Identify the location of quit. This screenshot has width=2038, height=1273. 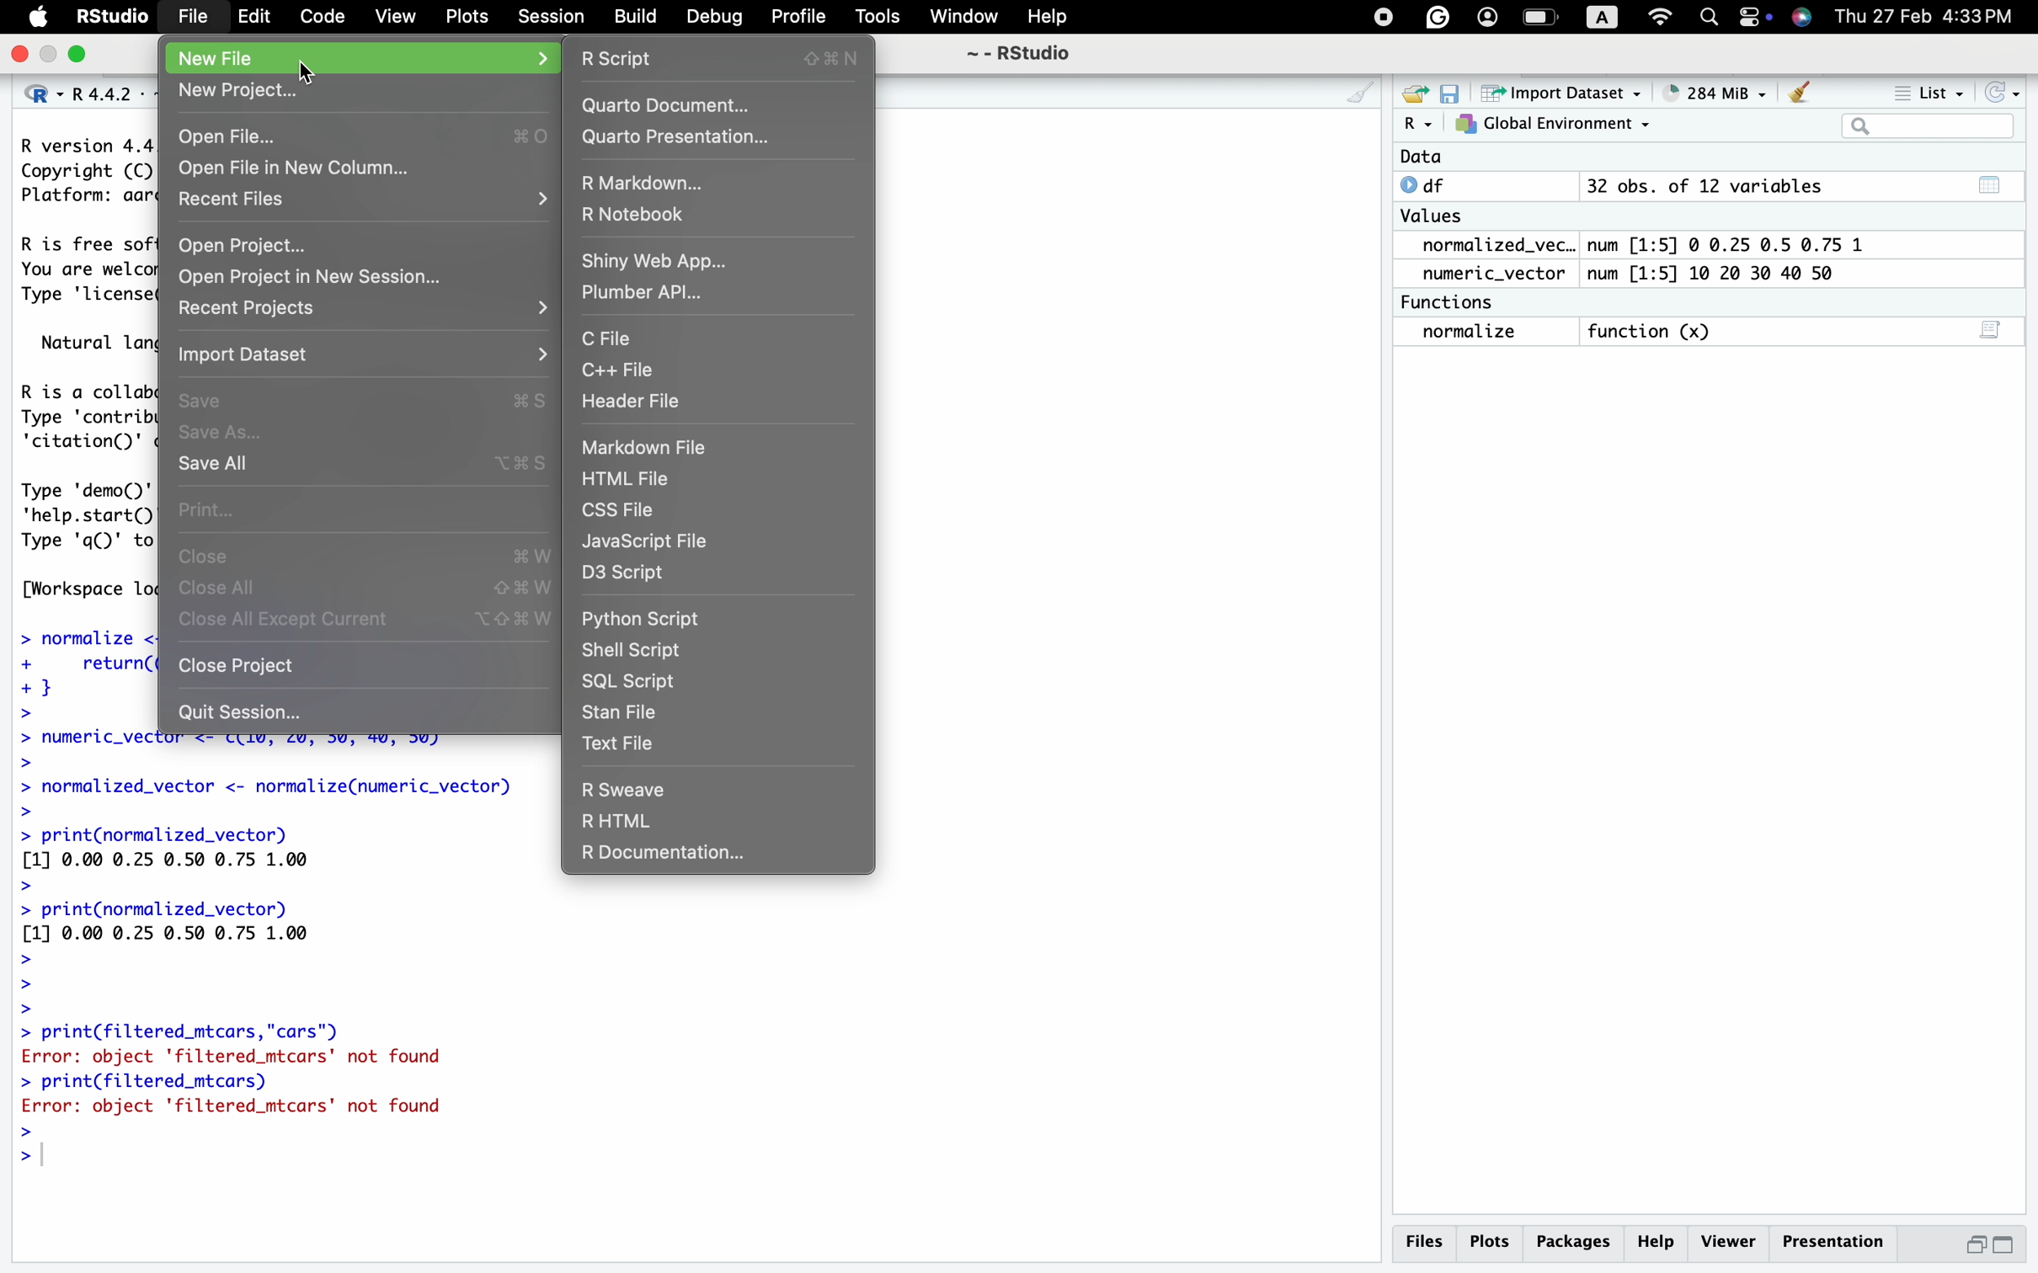
(22, 57).